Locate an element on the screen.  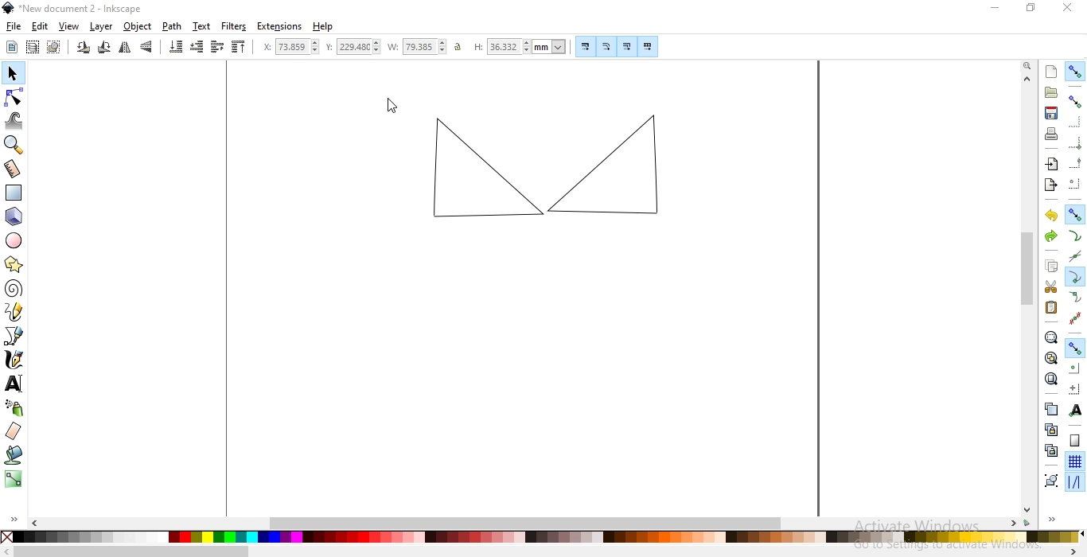
move patterns along with objects is located at coordinates (648, 45).